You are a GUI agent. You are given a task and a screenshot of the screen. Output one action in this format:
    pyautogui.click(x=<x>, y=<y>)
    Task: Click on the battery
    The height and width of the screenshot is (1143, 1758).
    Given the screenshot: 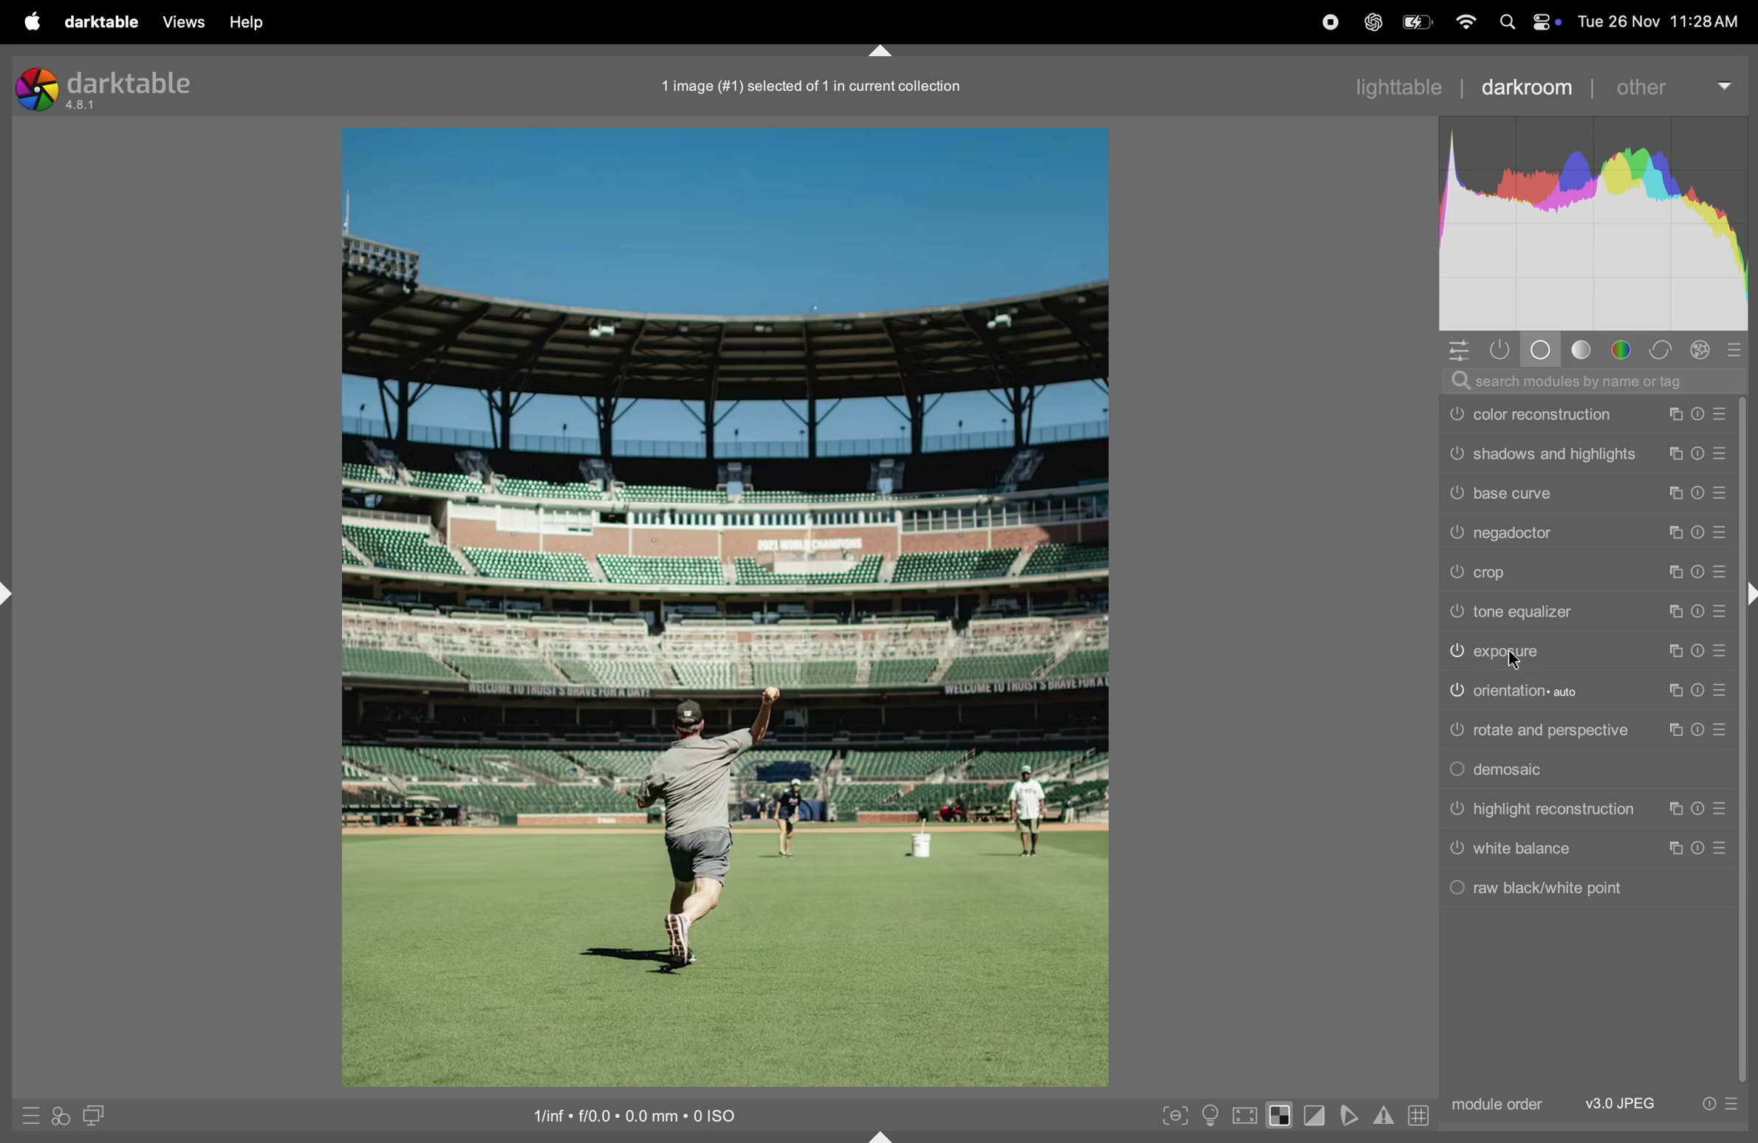 What is the action you would take?
    pyautogui.click(x=1420, y=20)
    